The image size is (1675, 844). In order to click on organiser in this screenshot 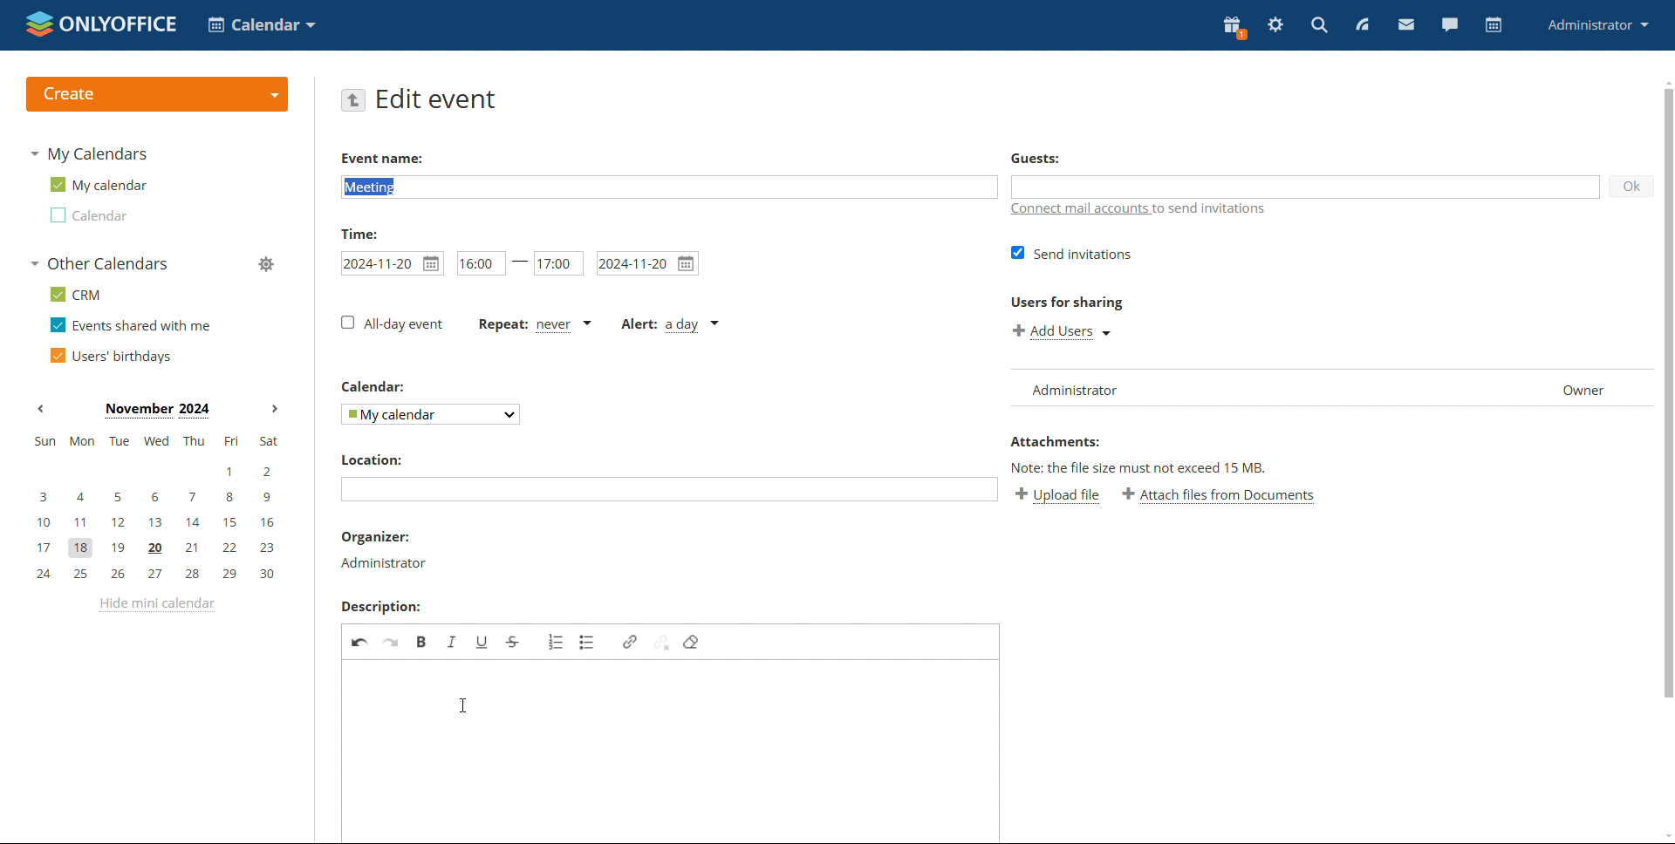, I will do `click(373, 537)`.